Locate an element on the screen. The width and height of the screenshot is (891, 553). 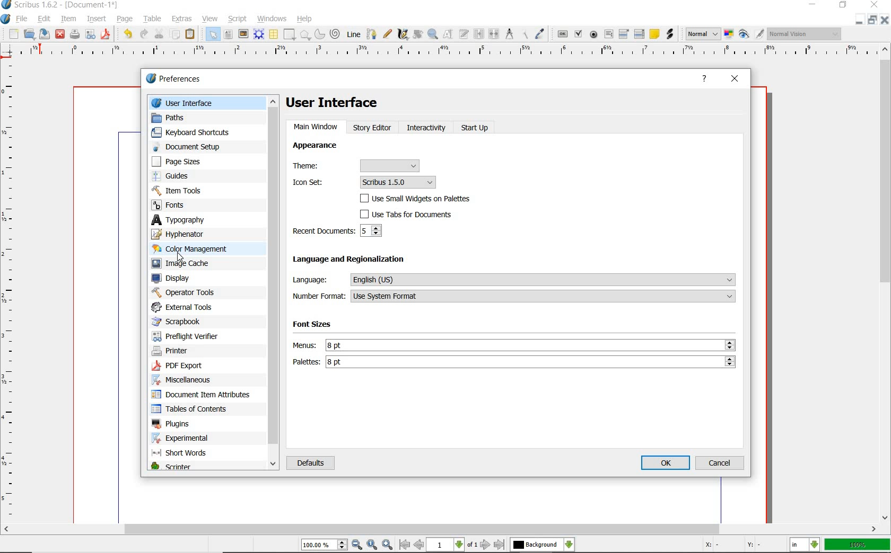
table is located at coordinates (153, 18).